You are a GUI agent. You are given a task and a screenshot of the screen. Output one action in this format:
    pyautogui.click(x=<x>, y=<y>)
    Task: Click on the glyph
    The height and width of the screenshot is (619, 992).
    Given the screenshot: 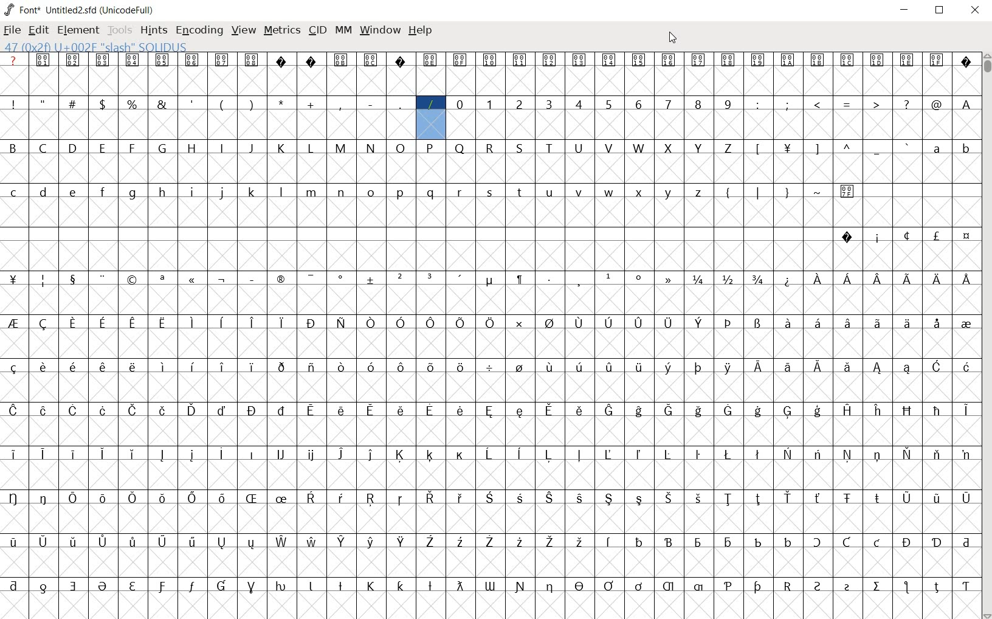 What is the action you would take?
    pyautogui.click(x=400, y=499)
    